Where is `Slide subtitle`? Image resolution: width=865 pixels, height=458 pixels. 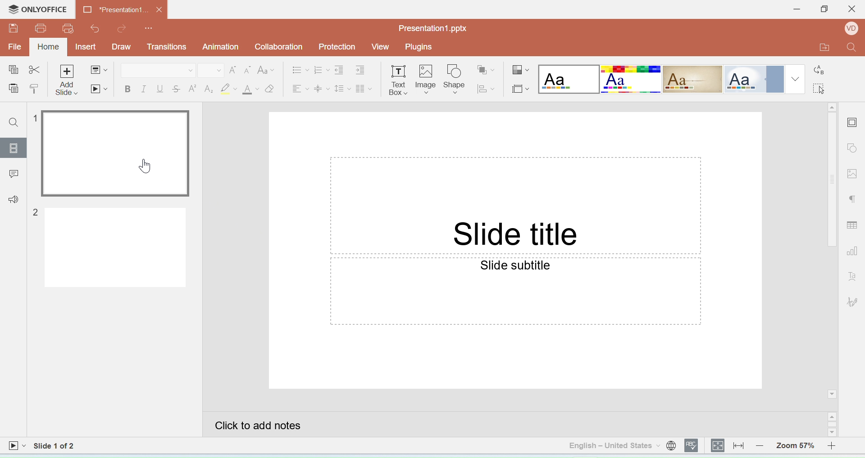 Slide subtitle is located at coordinates (516, 265).